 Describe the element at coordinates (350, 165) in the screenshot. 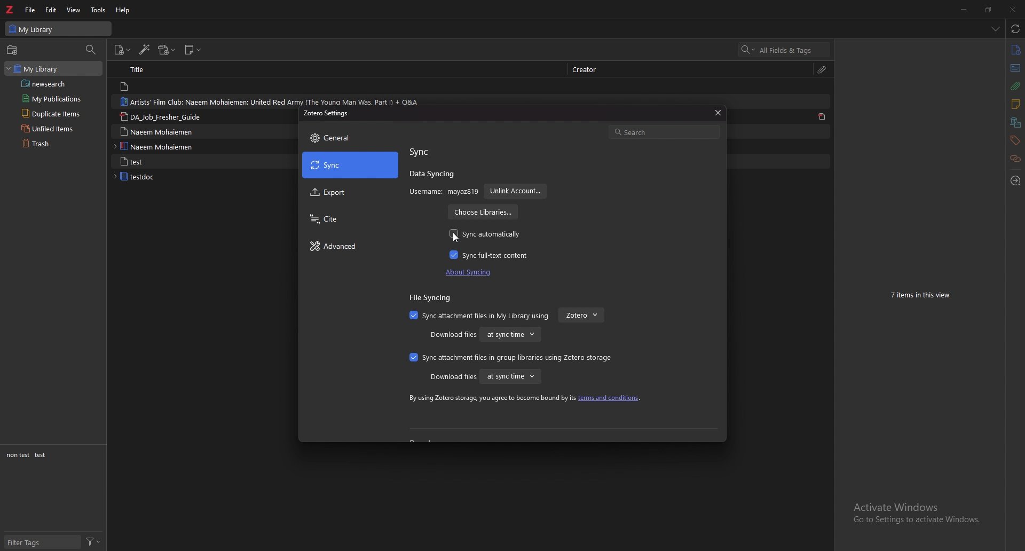

I see `sync` at that location.